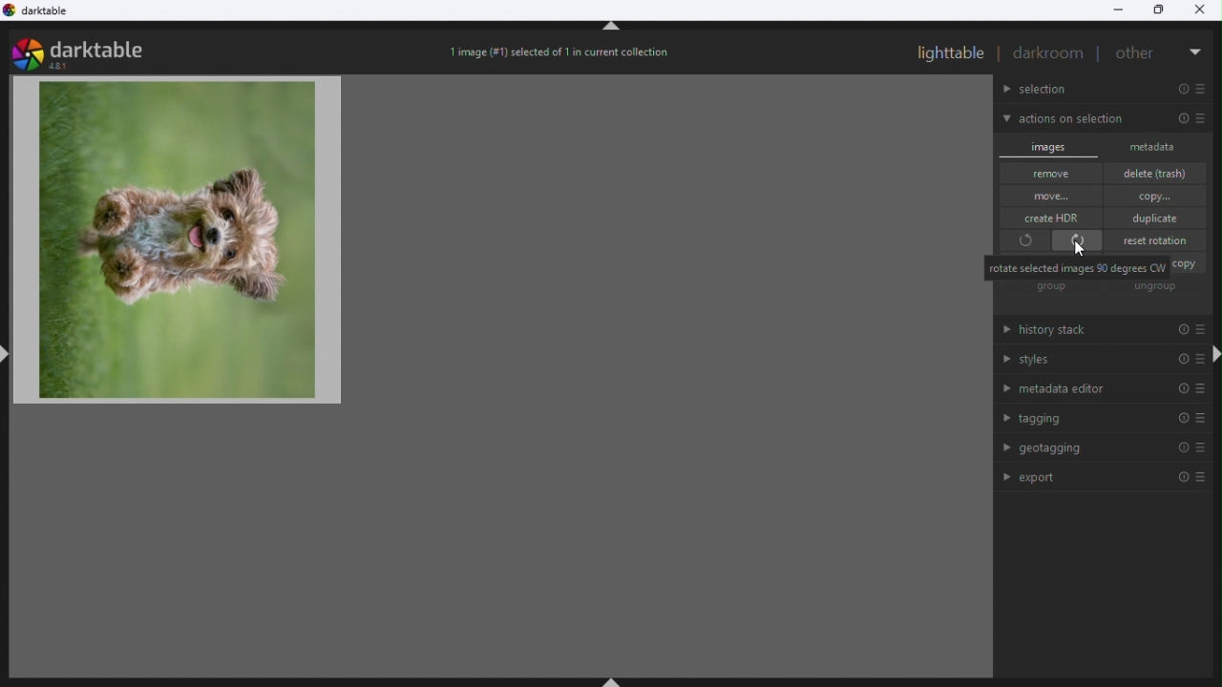 The width and height of the screenshot is (1222, 687). I want to click on cursor, so click(1083, 253).